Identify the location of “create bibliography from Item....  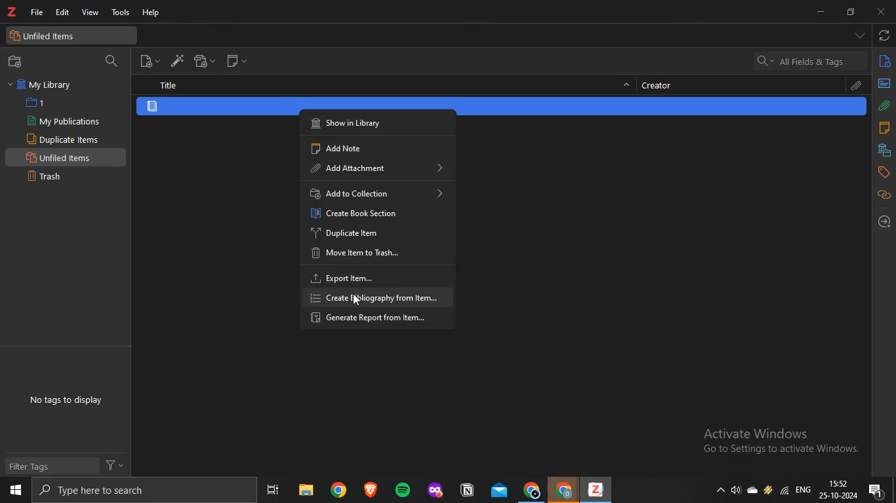
(373, 297).